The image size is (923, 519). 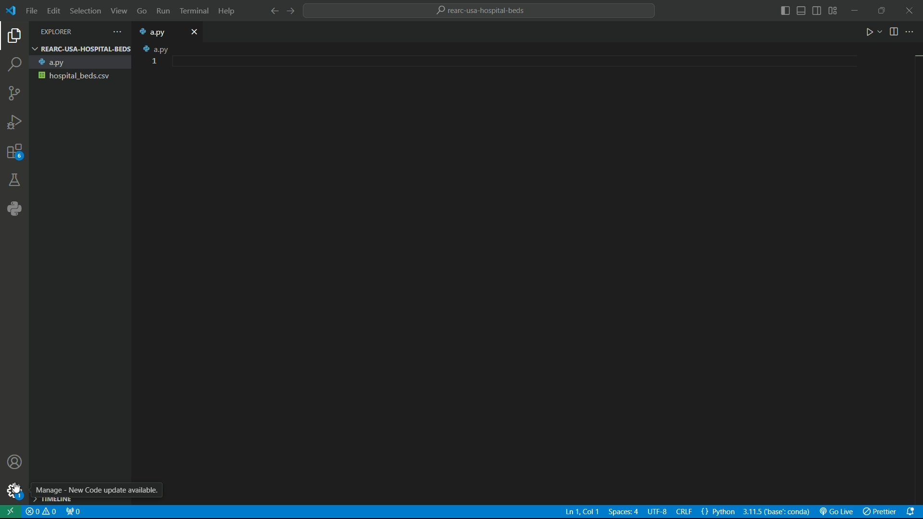 I want to click on Spaces: 4, so click(x=624, y=512).